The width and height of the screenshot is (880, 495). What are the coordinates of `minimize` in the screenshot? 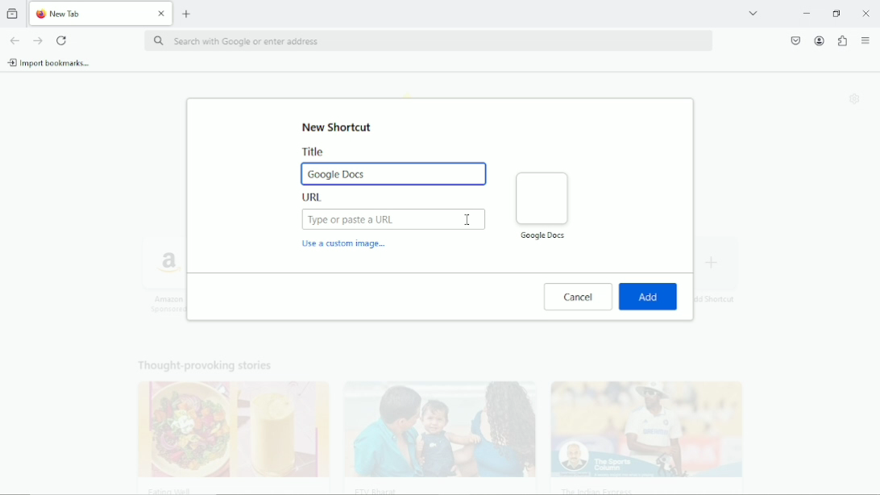 It's located at (805, 14).